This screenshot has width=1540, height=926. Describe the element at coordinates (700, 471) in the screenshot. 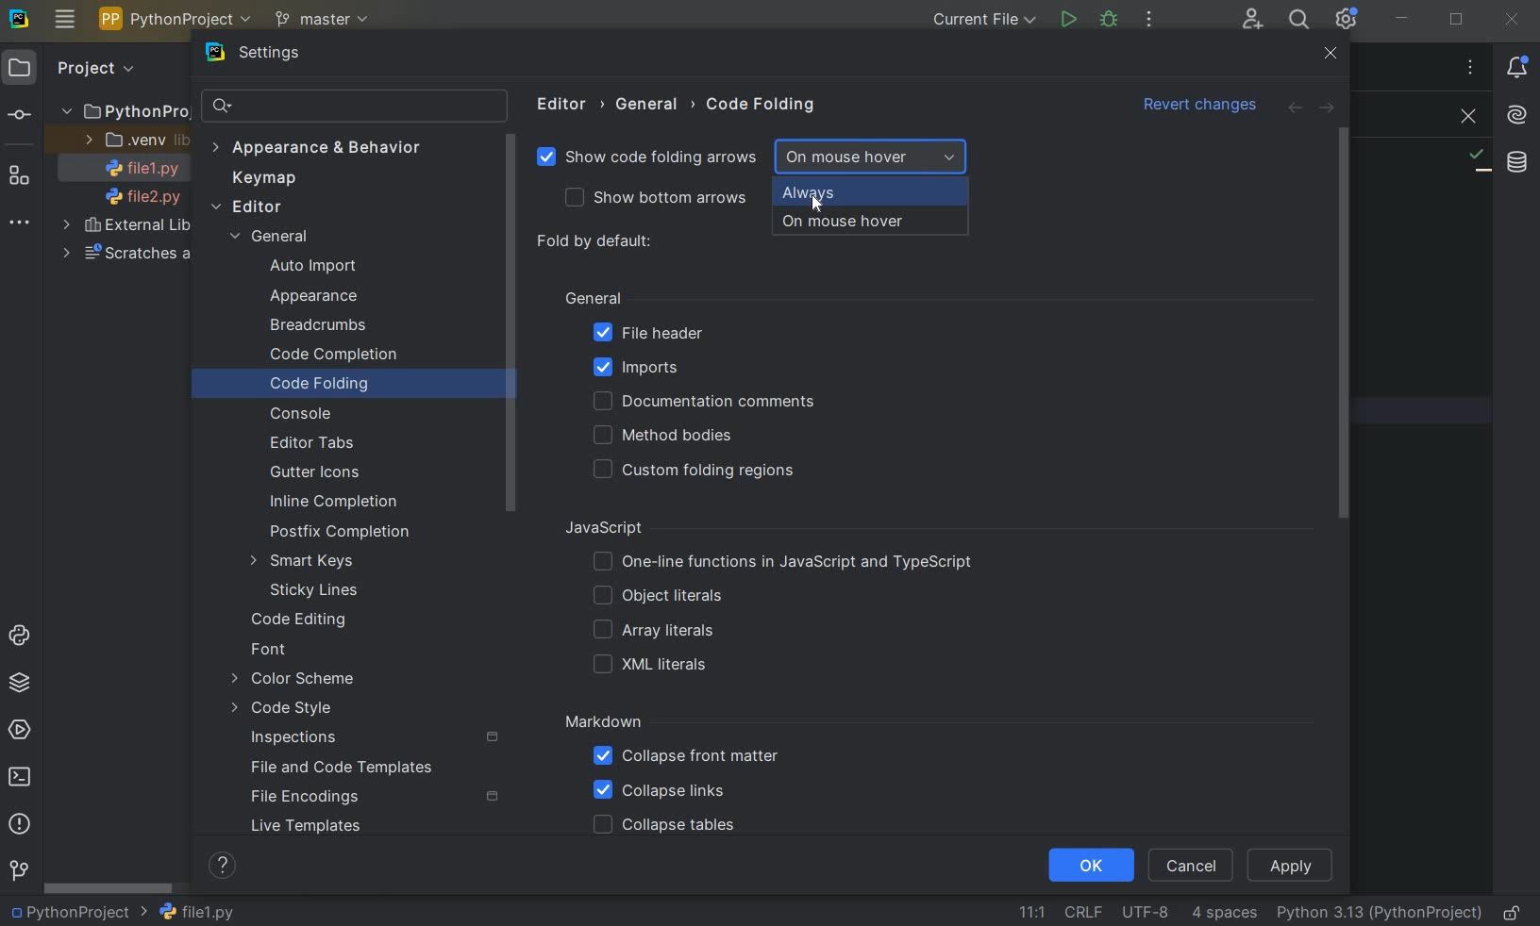

I see `CUSTOM FOLDING REGIONS` at that location.